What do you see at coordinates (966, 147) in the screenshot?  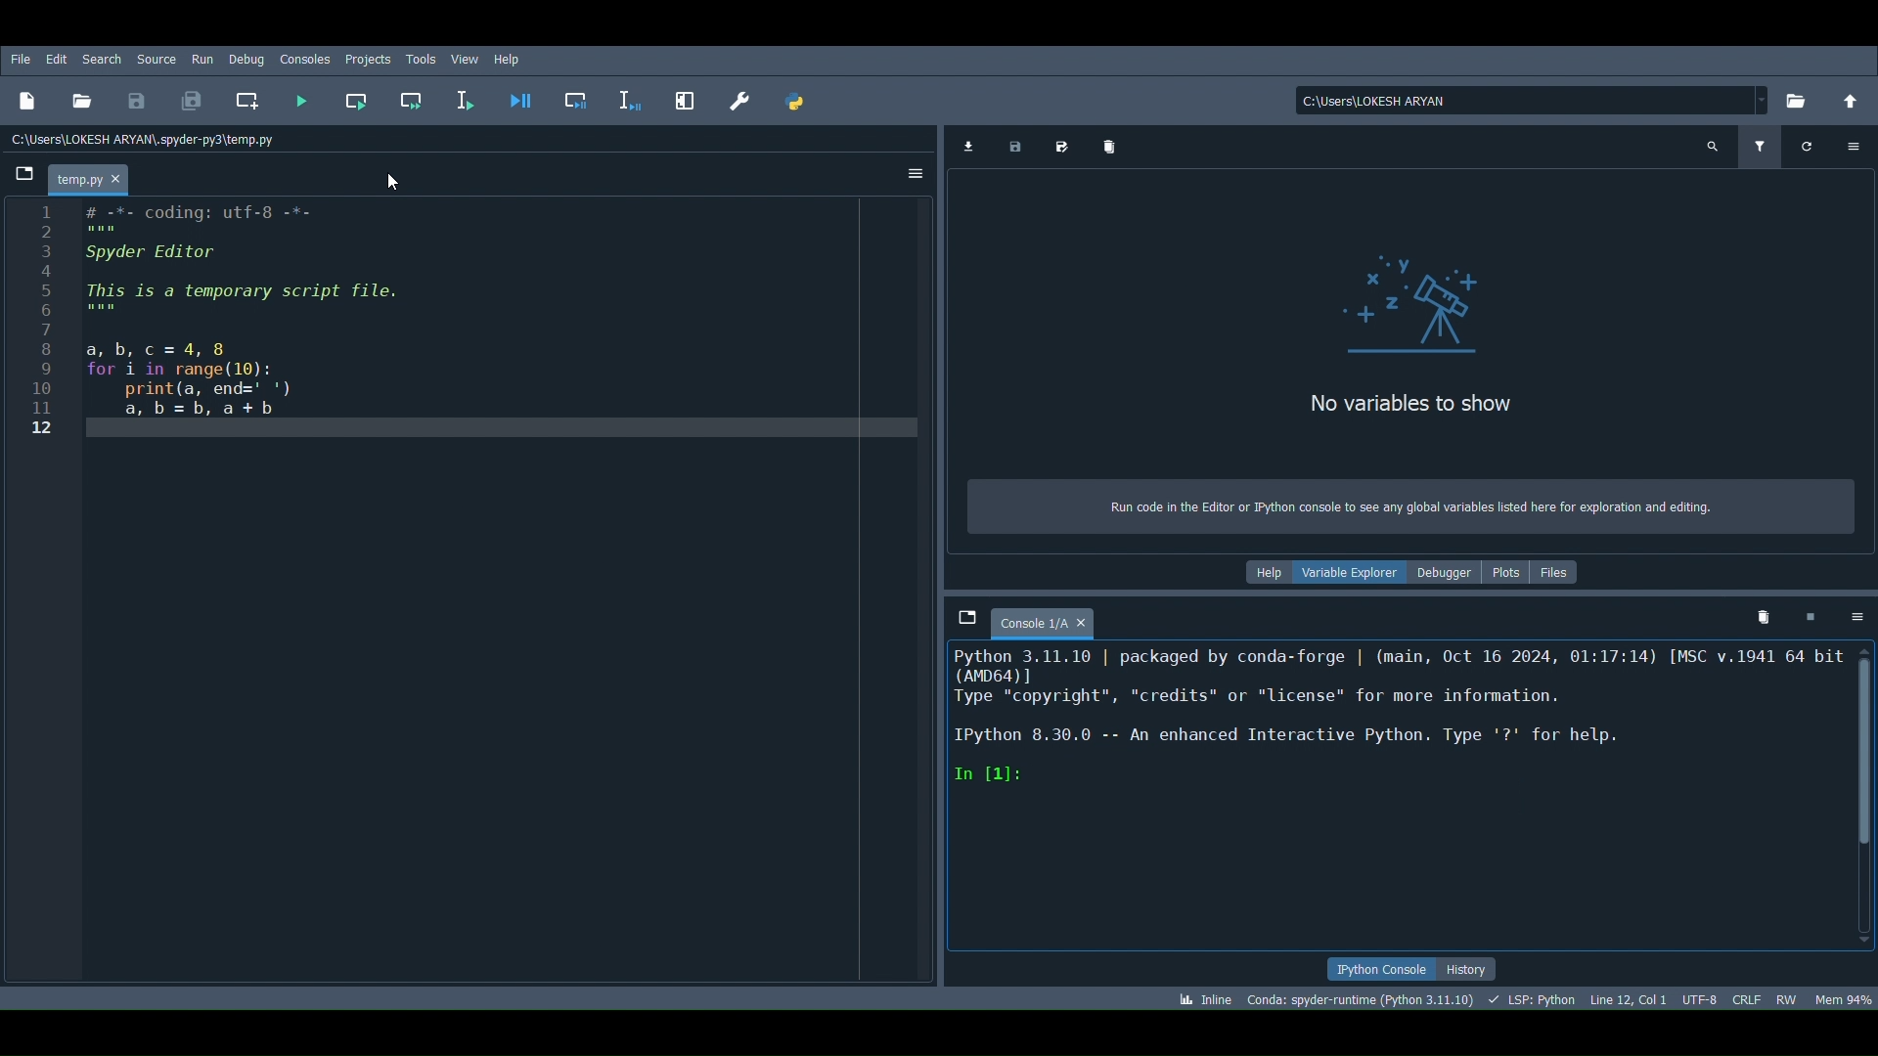 I see `Import data` at bounding box center [966, 147].